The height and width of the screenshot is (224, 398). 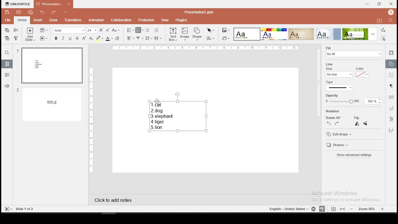 I want to click on support and feedback, so click(x=7, y=86).